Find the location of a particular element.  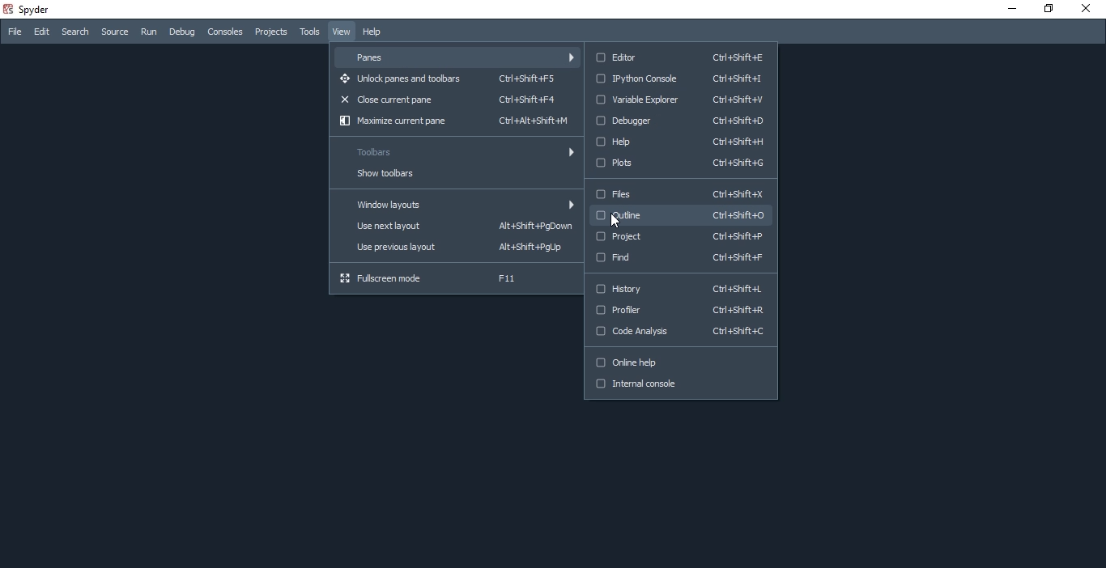

Project is located at coordinates (680, 238).